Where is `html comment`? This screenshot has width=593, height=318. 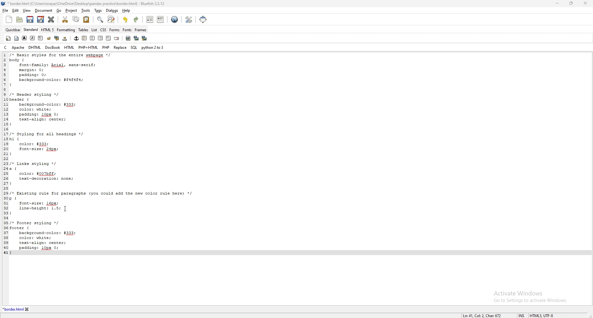
html comment is located at coordinates (109, 38).